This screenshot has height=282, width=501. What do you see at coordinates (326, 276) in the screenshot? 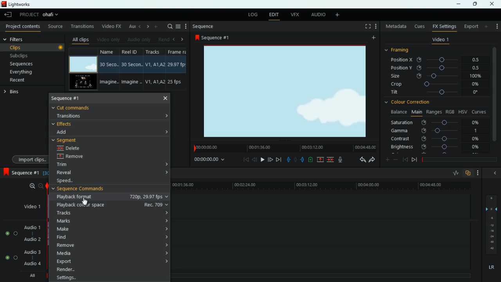
I see `timeline` at bounding box center [326, 276].